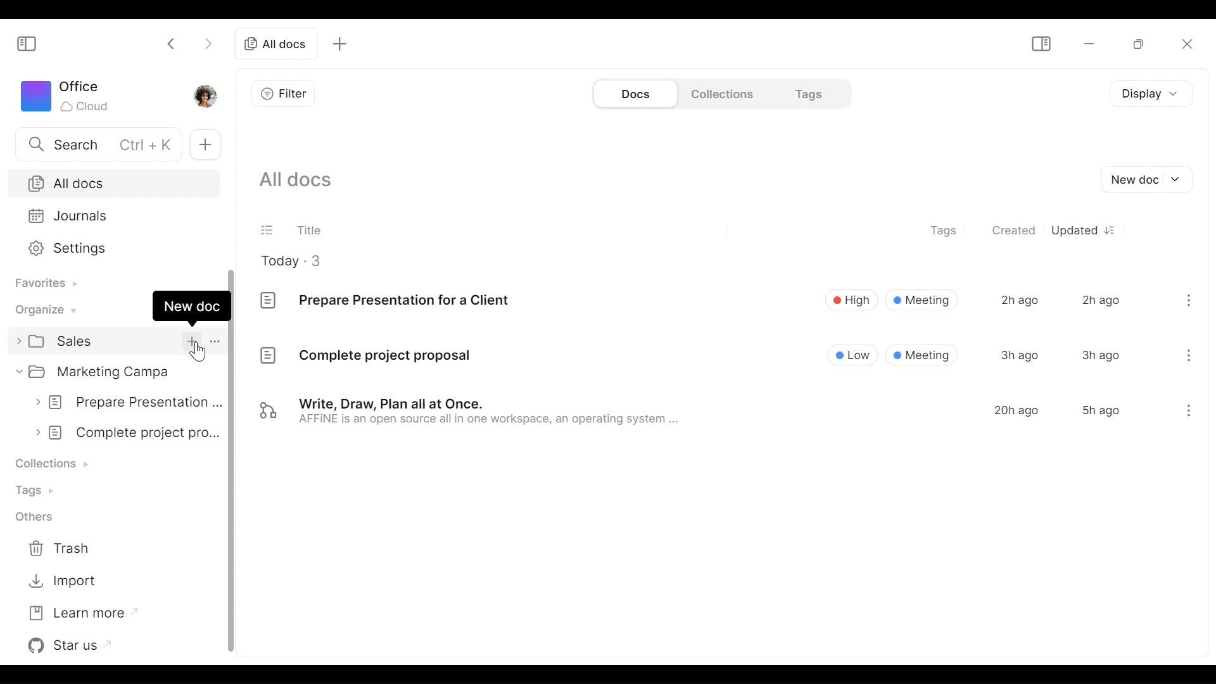 This screenshot has width=1216, height=684. I want to click on 2h ago, so click(1101, 299).